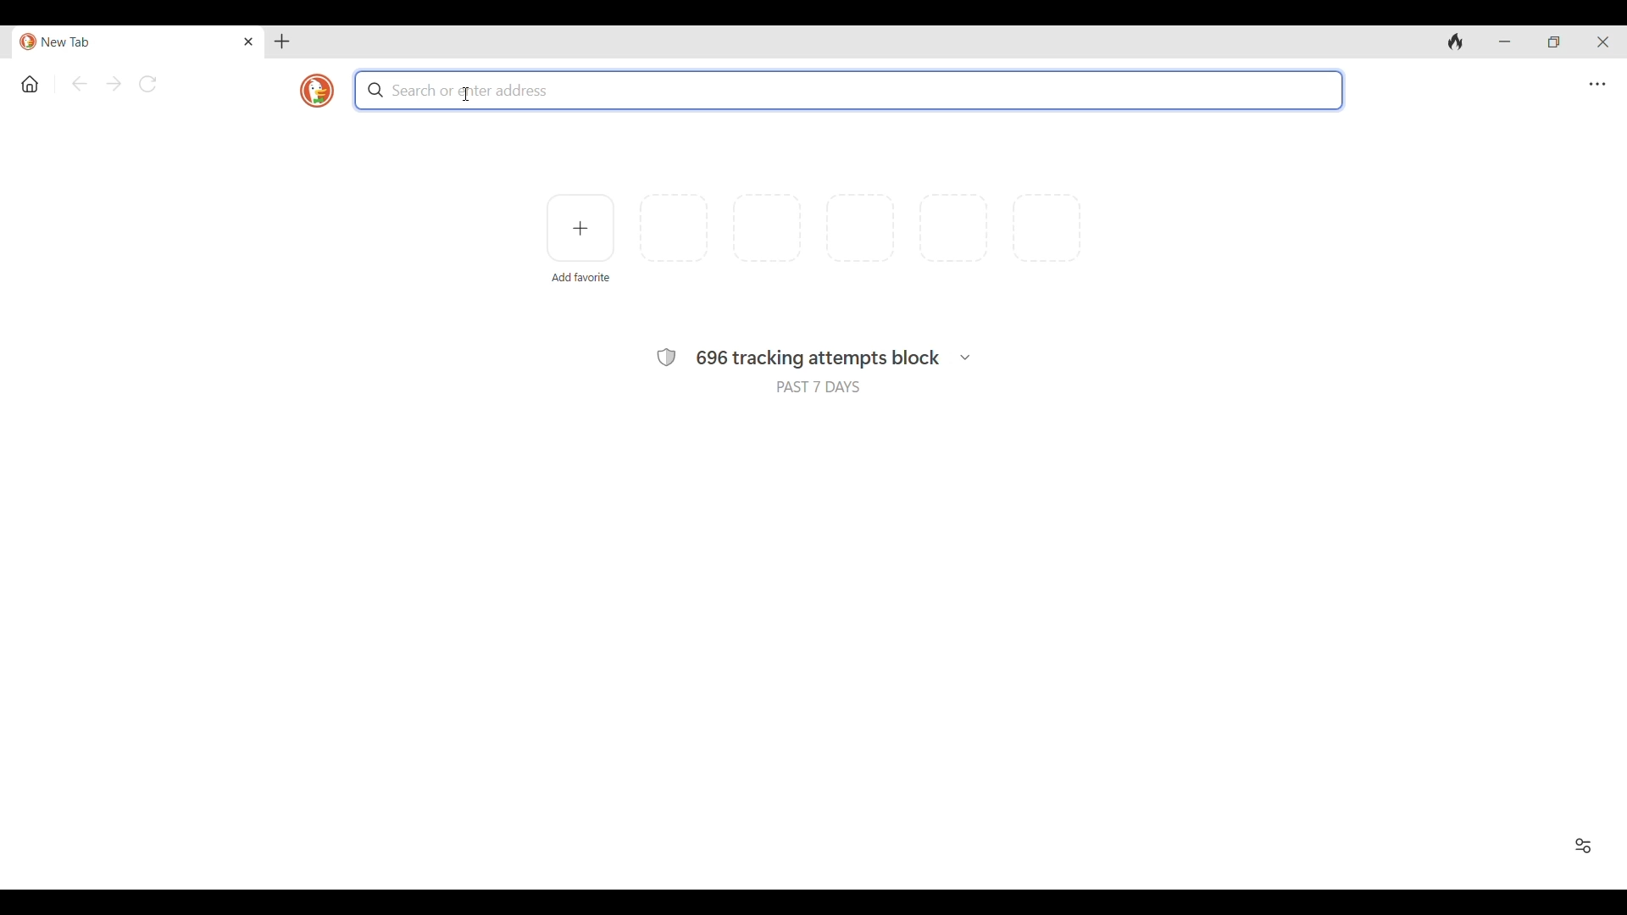 Image resolution: width=1627 pixels, height=915 pixels. I want to click on Home, so click(30, 84).